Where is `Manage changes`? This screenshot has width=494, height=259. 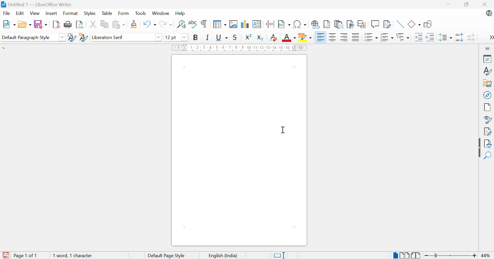 Manage changes is located at coordinates (489, 132).